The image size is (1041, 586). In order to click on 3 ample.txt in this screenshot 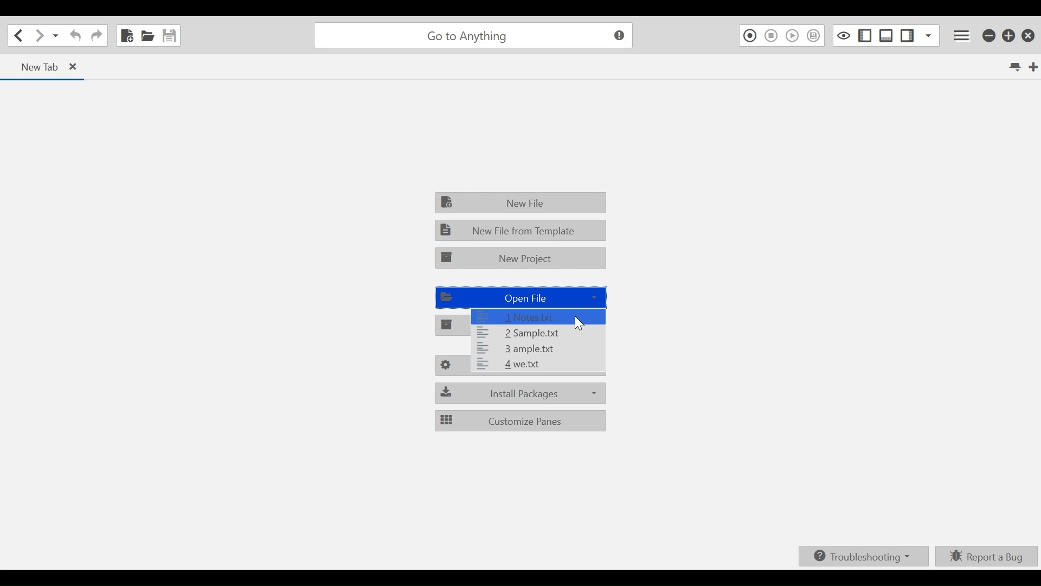, I will do `click(536, 349)`.